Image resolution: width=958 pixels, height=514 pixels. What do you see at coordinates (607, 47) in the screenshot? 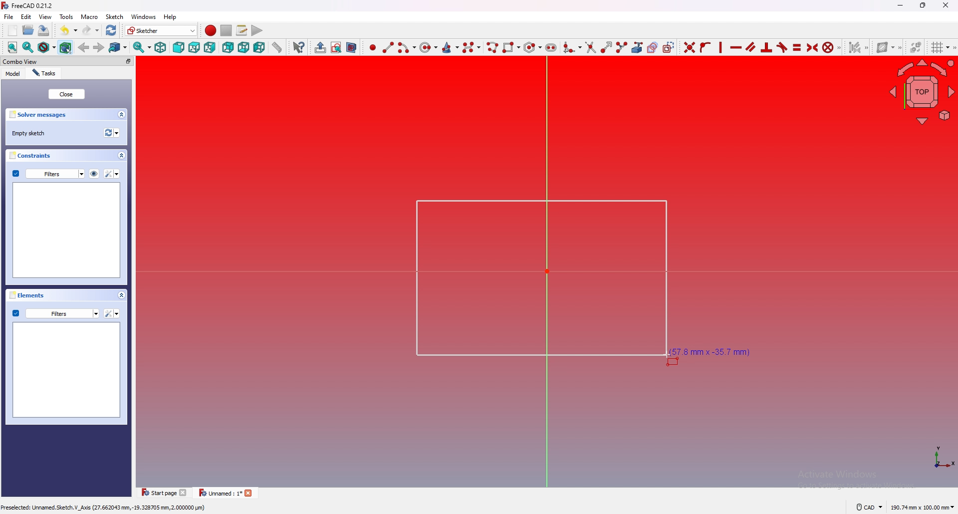
I see `extend edge` at bounding box center [607, 47].